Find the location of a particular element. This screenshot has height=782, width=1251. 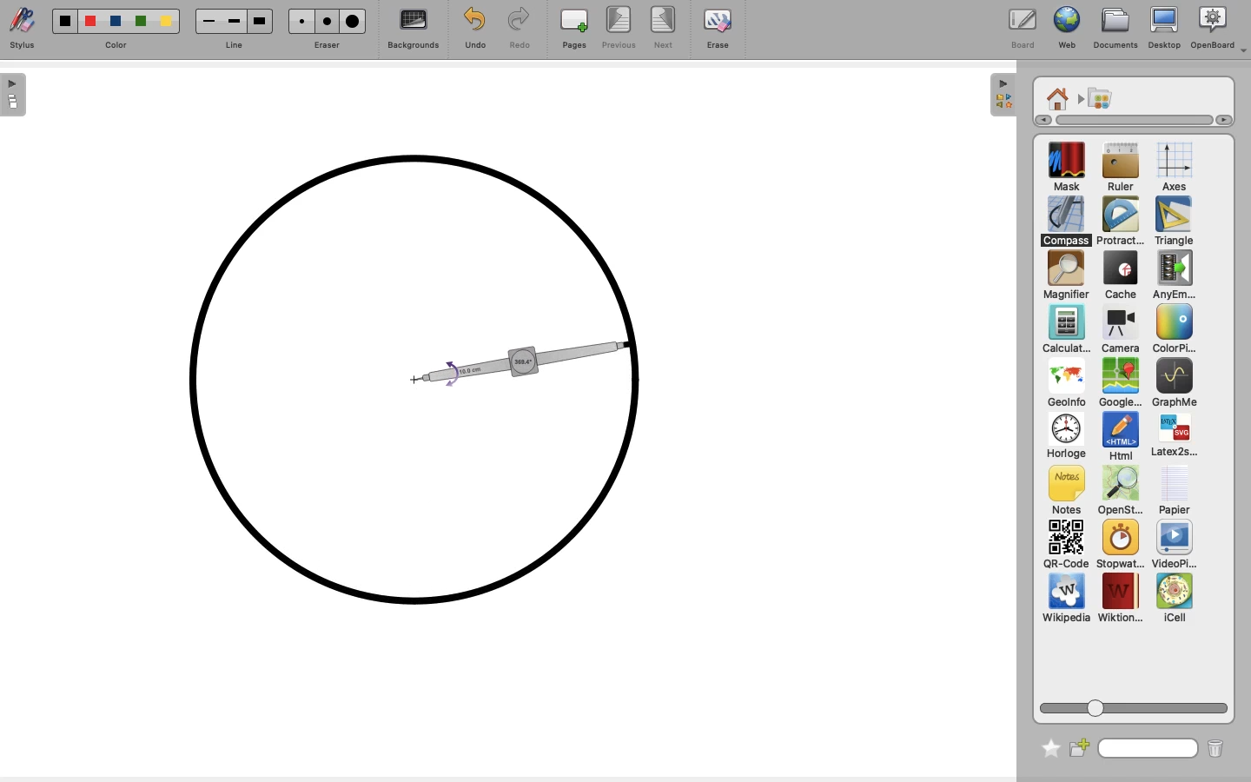

Circle almost complete is located at coordinates (435, 367).